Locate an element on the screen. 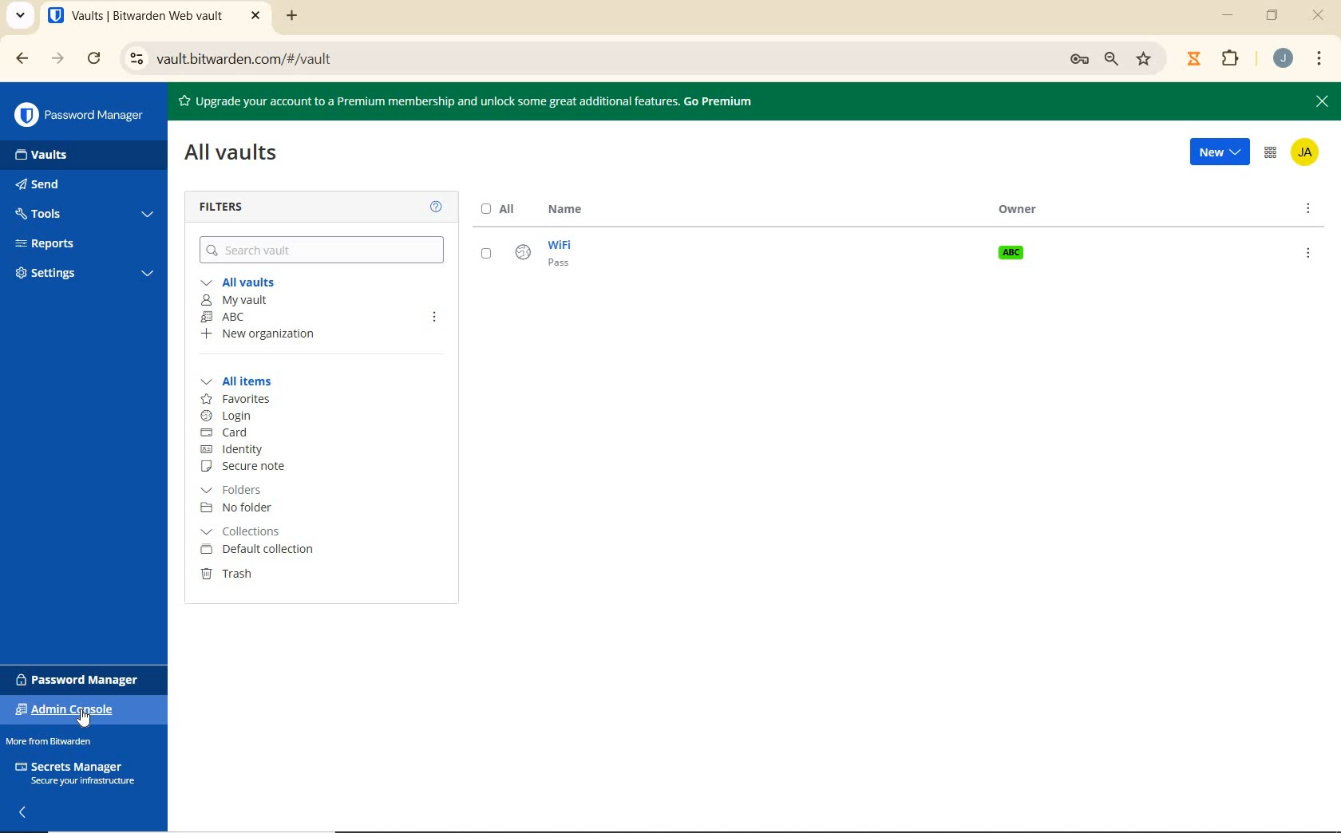 Image resolution: width=1341 pixels, height=833 pixels. CLOSE is located at coordinates (1321, 102).